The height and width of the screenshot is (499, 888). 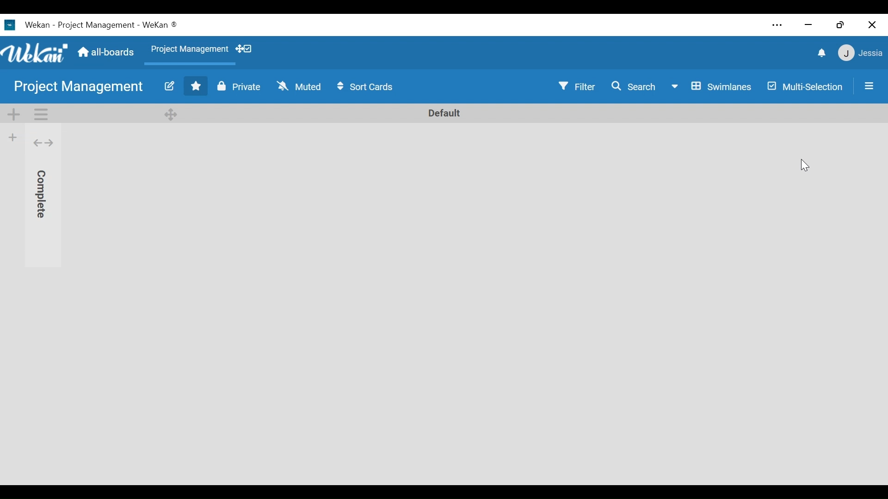 What do you see at coordinates (840, 24) in the screenshot?
I see `Restore` at bounding box center [840, 24].